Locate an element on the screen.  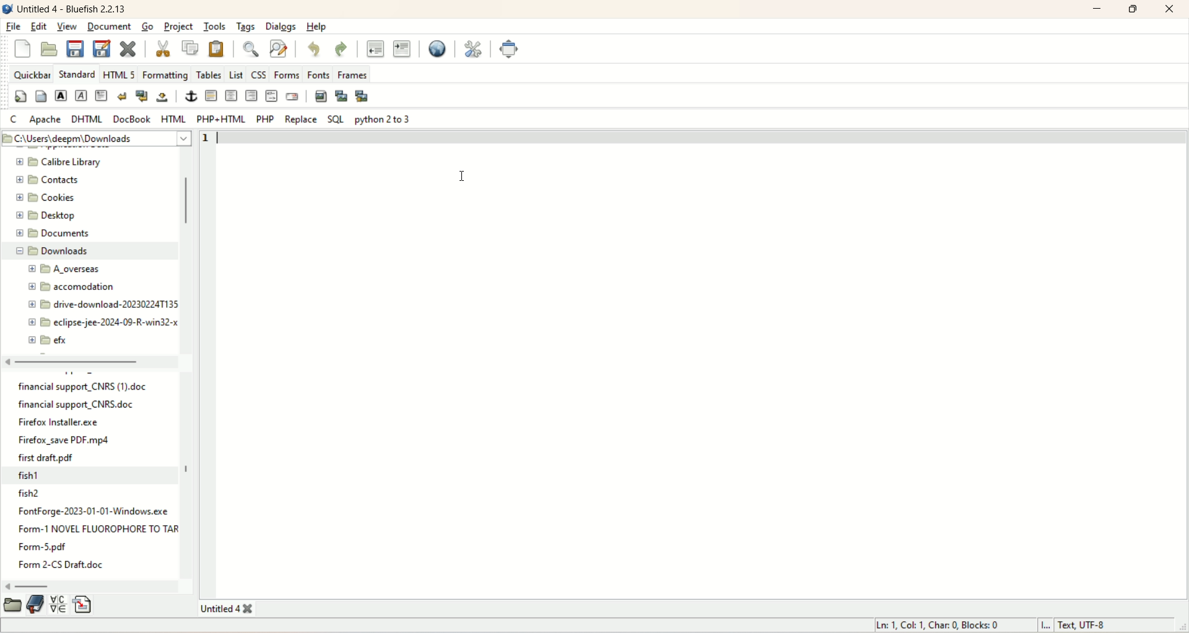
maximize is located at coordinates (1131, 9).